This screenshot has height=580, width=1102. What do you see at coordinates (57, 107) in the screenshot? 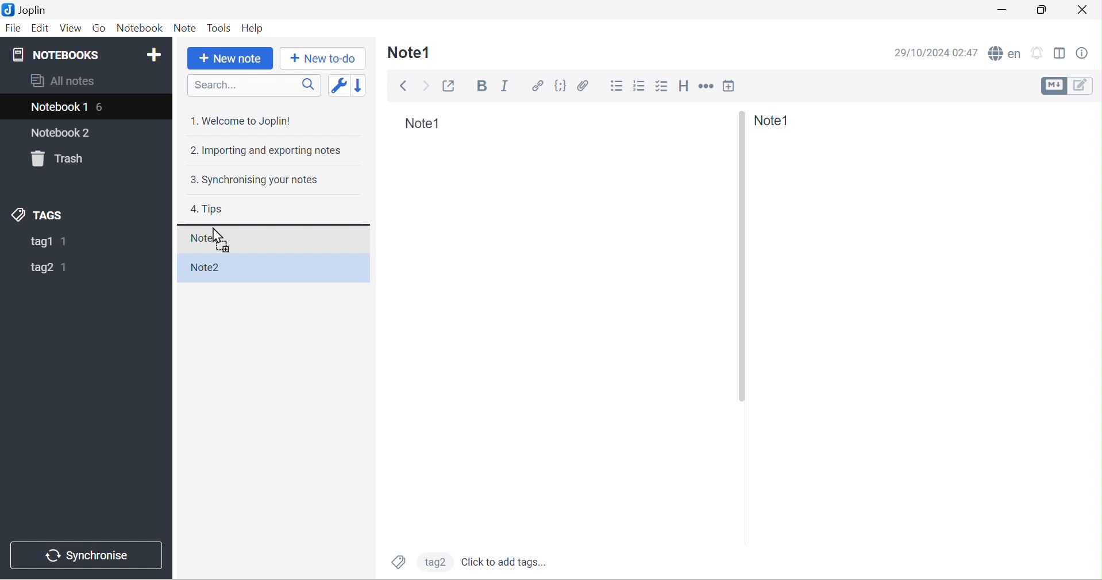
I see `Notebook1` at bounding box center [57, 107].